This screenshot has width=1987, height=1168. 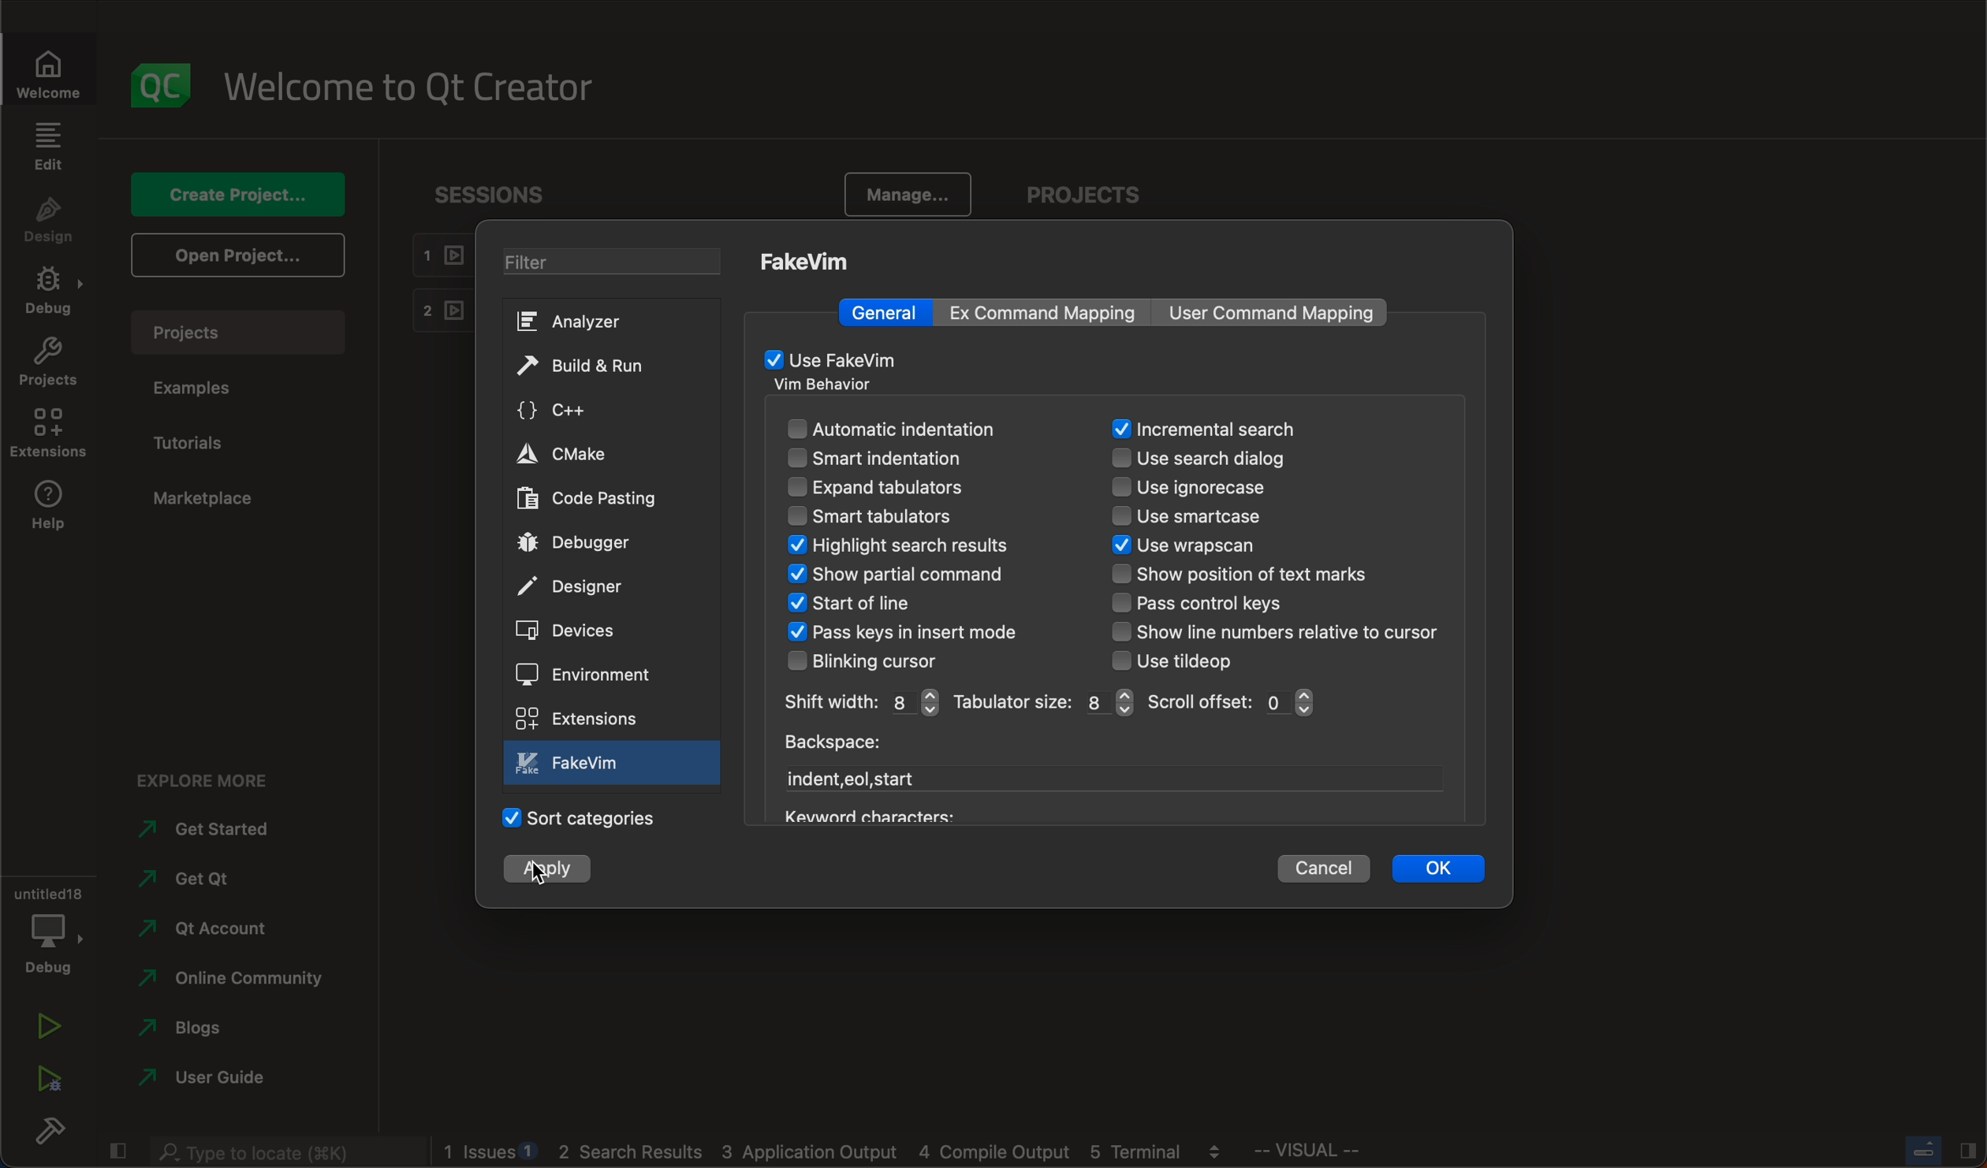 I want to click on sessions, so click(x=496, y=193).